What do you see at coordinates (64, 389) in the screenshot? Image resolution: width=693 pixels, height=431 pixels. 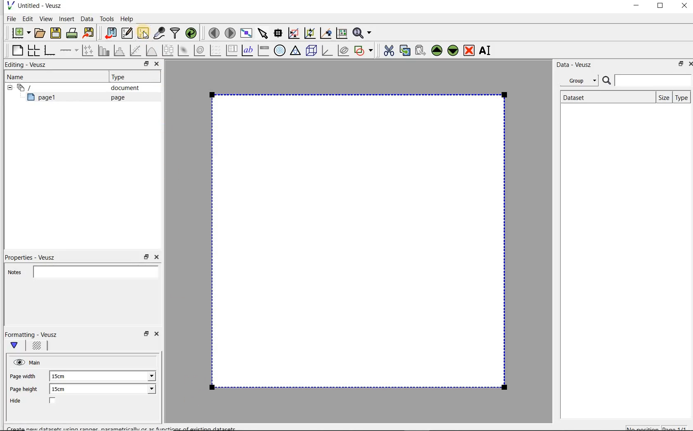 I see `15cm` at bounding box center [64, 389].